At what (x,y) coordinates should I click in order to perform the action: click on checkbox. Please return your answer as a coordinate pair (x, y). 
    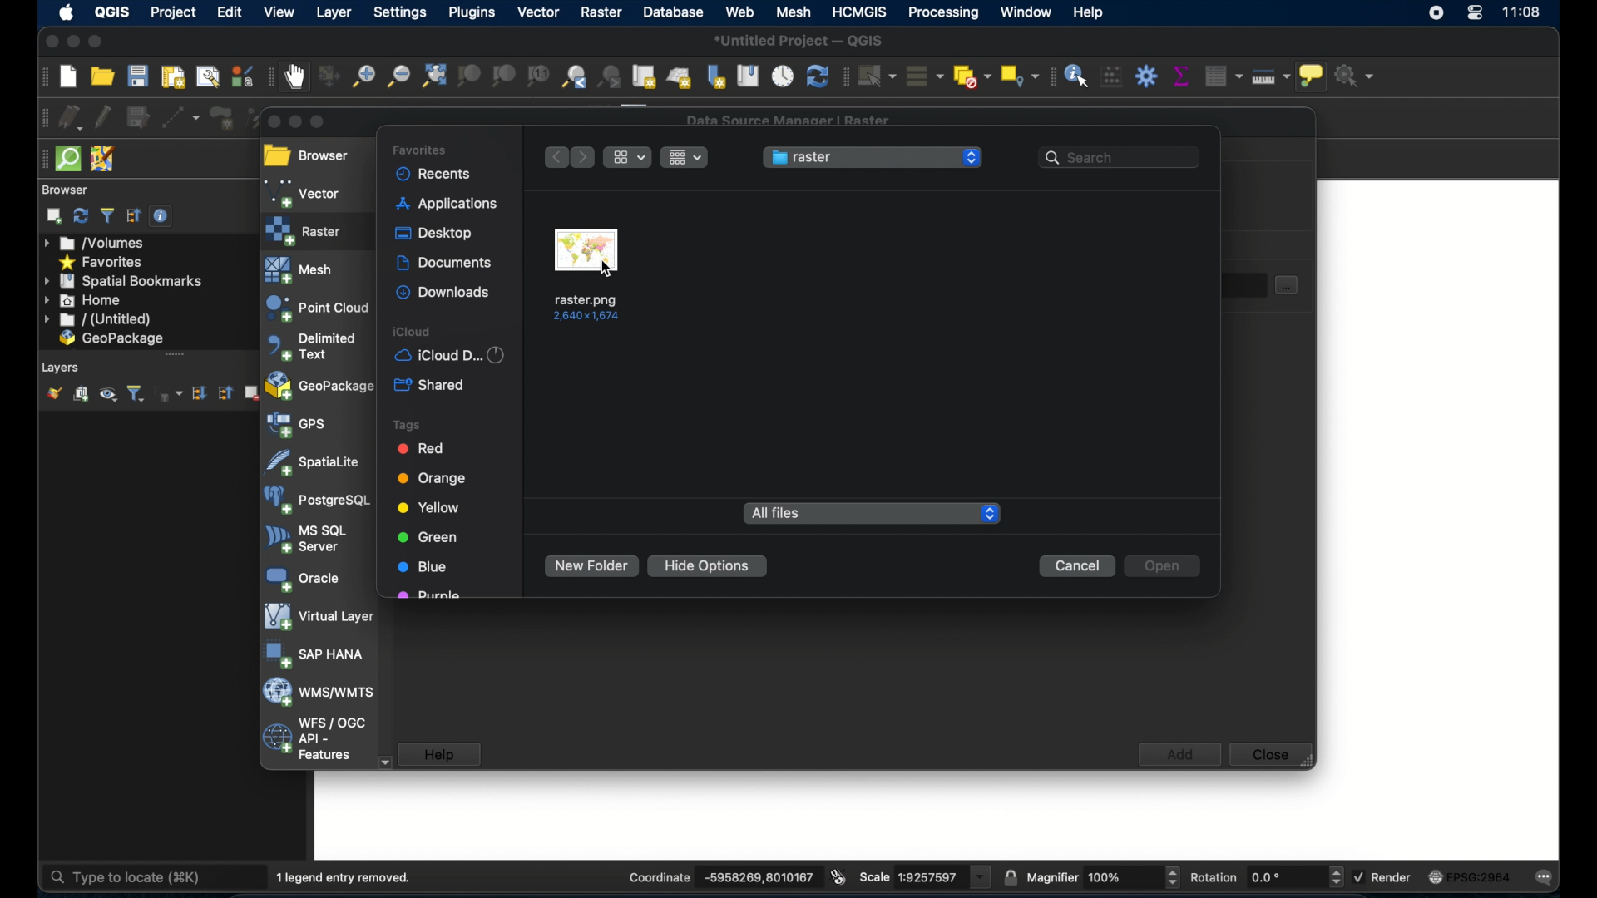
    Looking at the image, I should click on (1357, 876).